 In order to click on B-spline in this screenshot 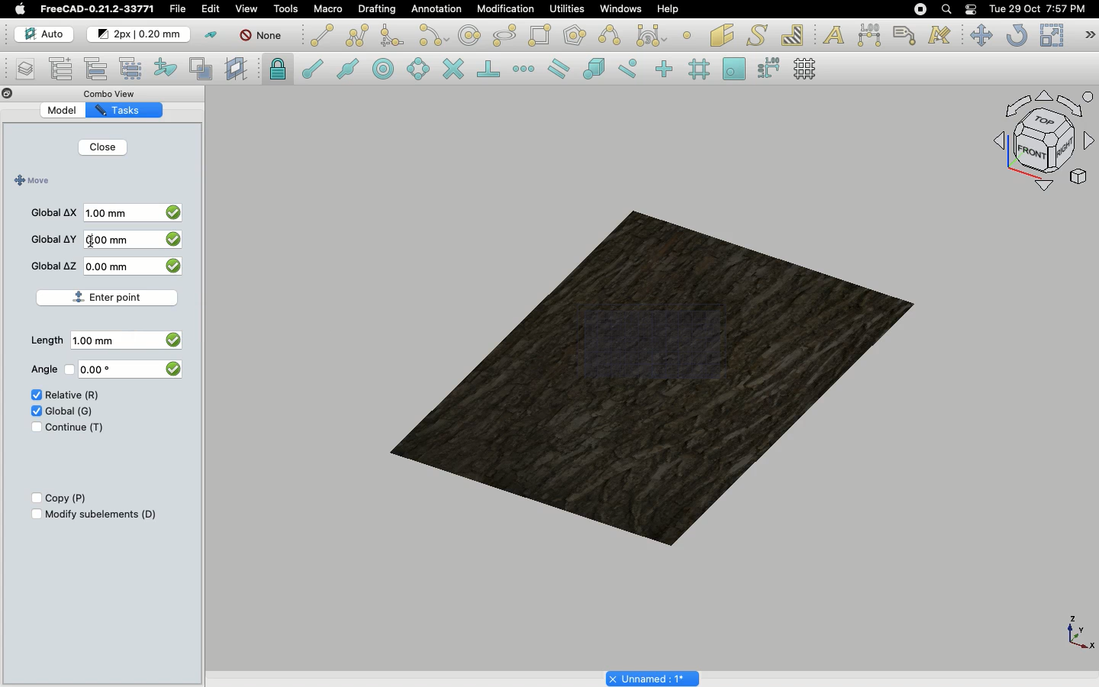, I will do `click(612, 35)`.